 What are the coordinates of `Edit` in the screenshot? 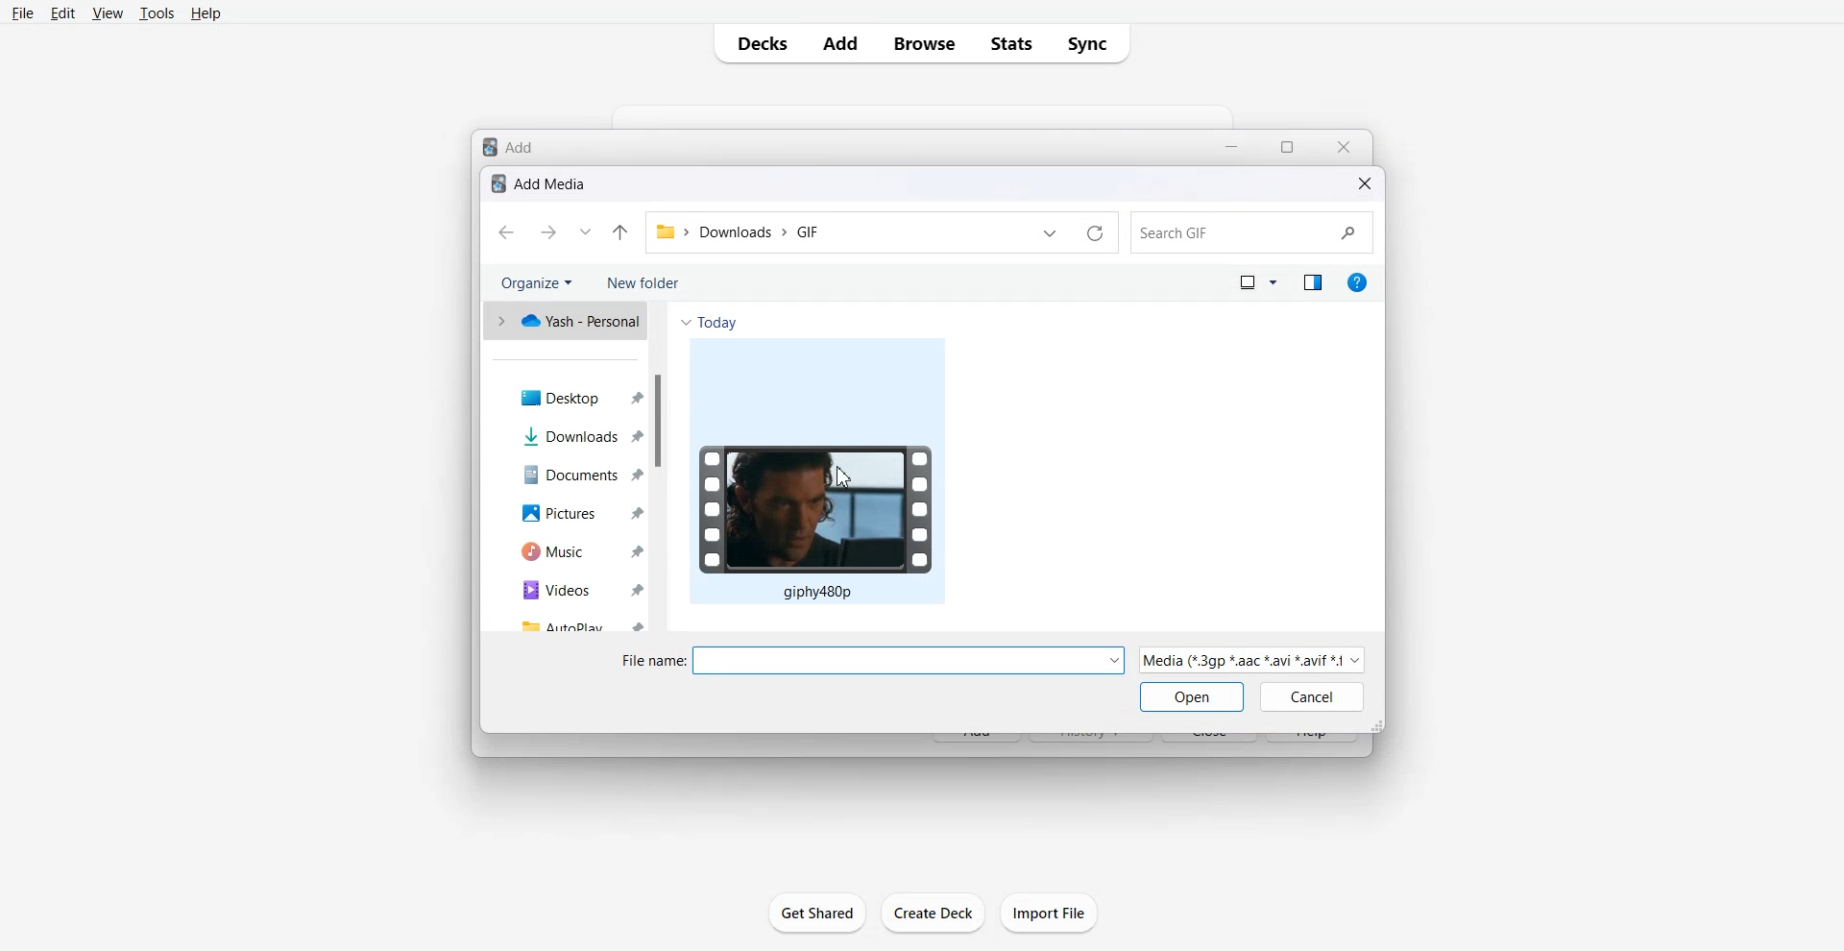 It's located at (63, 13).